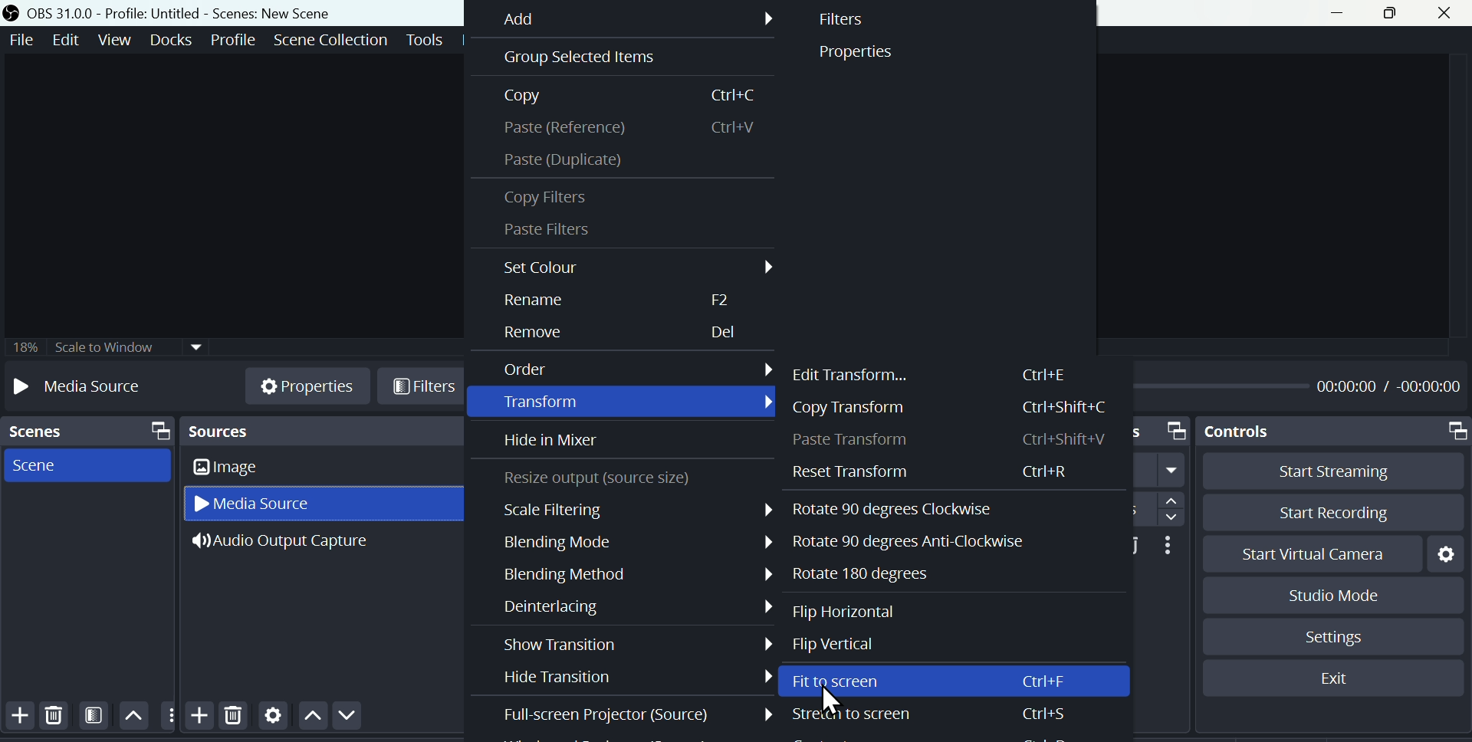 This screenshot has height=742, width=1472. I want to click on Add, so click(638, 19).